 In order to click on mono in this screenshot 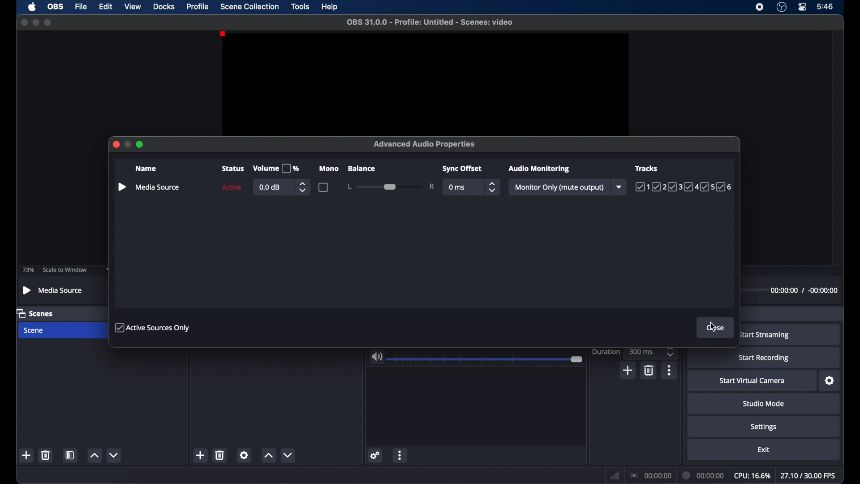, I will do `click(330, 169)`.